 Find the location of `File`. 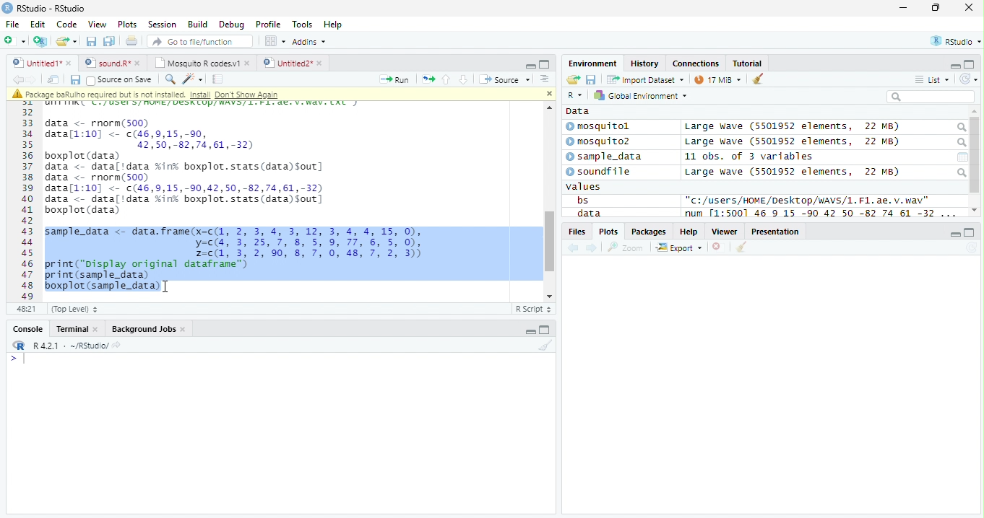

File is located at coordinates (13, 25).